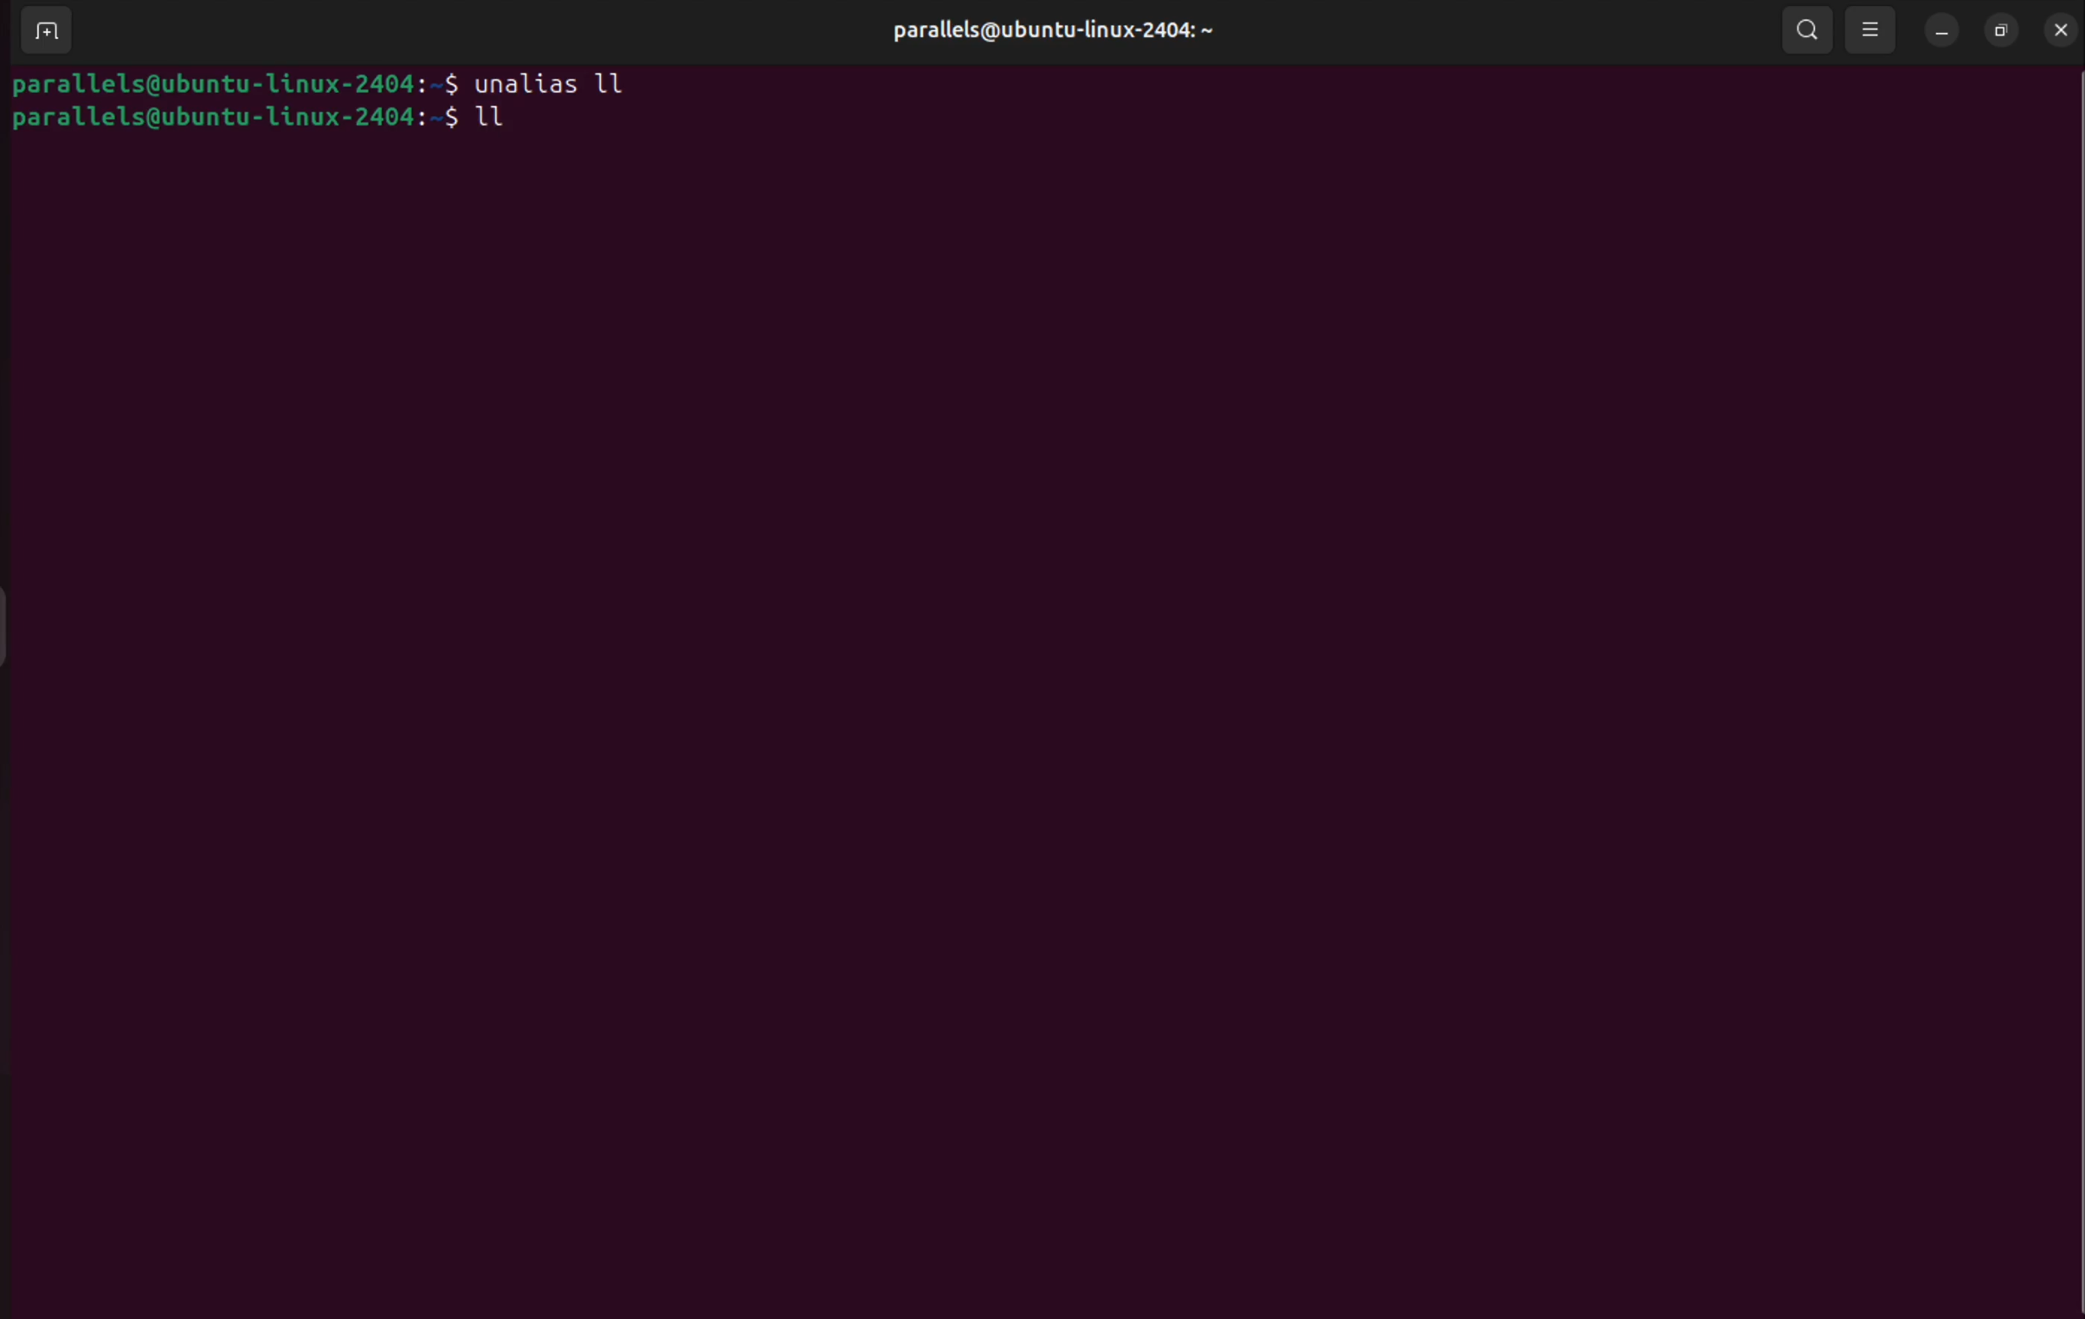 This screenshot has height=1319, width=2085. Describe the element at coordinates (41, 34) in the screenshot. I see `add terminal` at that location.